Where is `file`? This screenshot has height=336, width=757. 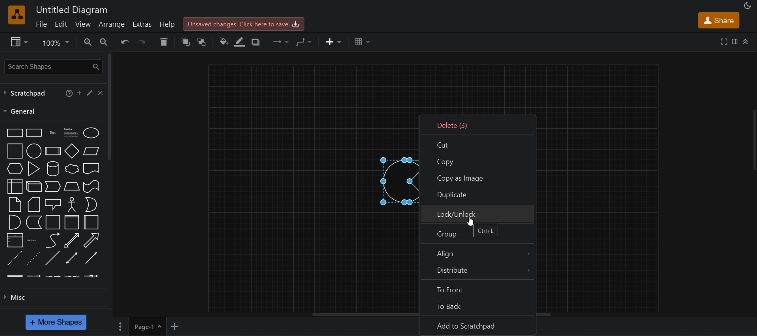
file is located at coordinates (41, 24).